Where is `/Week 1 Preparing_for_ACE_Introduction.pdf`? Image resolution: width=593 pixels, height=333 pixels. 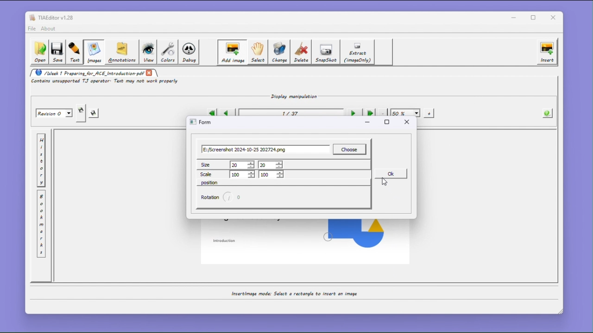
/Week 1 Preparing_for_ACE_Introduction.pdf is located at coordinates (87, 73).